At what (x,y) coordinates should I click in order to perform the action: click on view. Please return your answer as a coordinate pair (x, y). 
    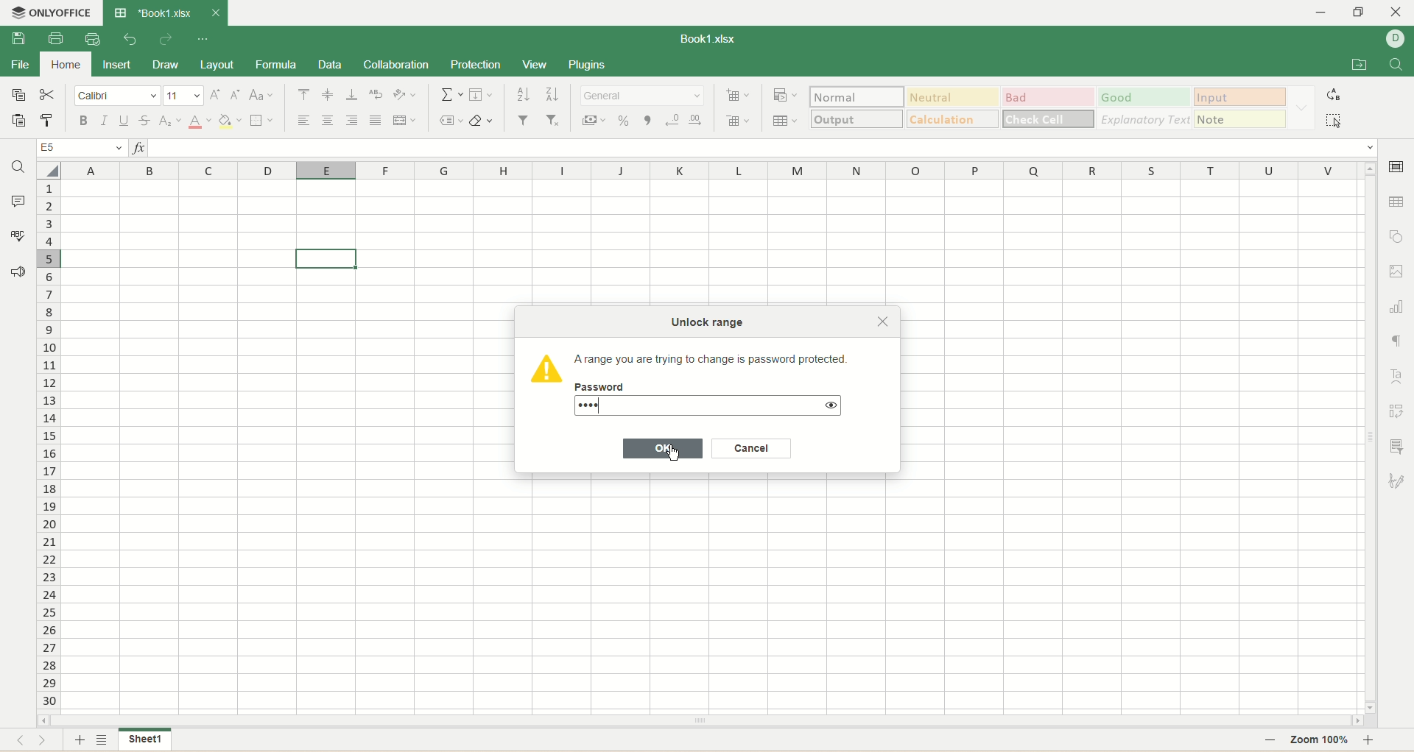
    Looking at the image, I should click on (535, 64).